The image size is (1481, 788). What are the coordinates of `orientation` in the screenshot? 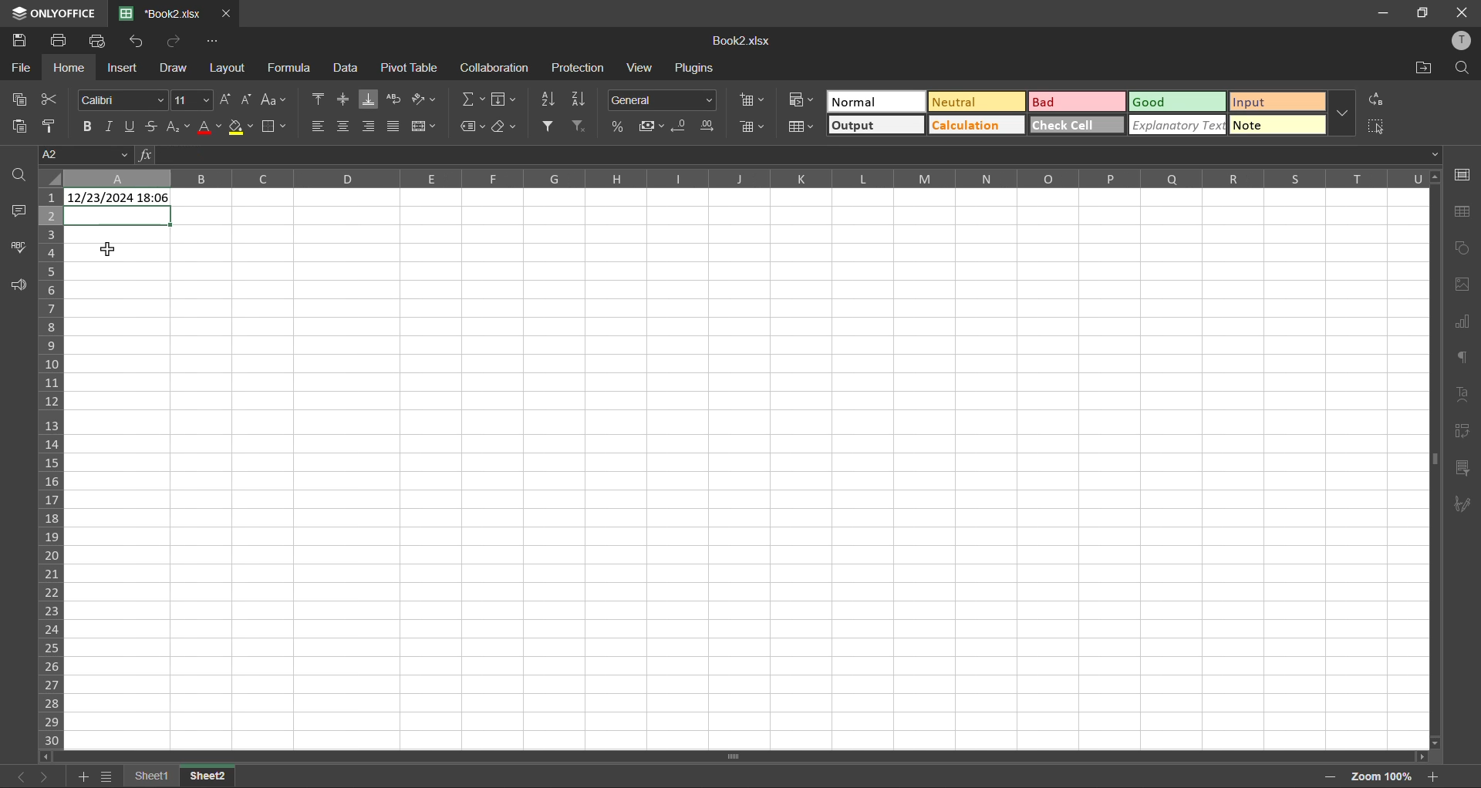 It's located at (420, 99).